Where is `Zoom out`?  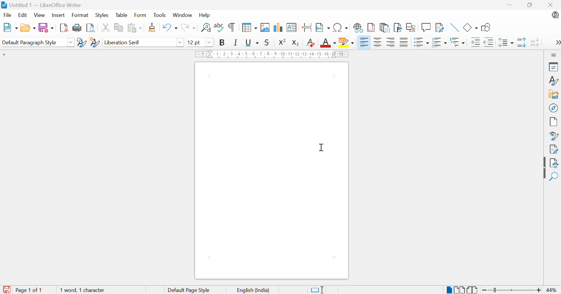
Zoom out is located at coordinates (482, 290).